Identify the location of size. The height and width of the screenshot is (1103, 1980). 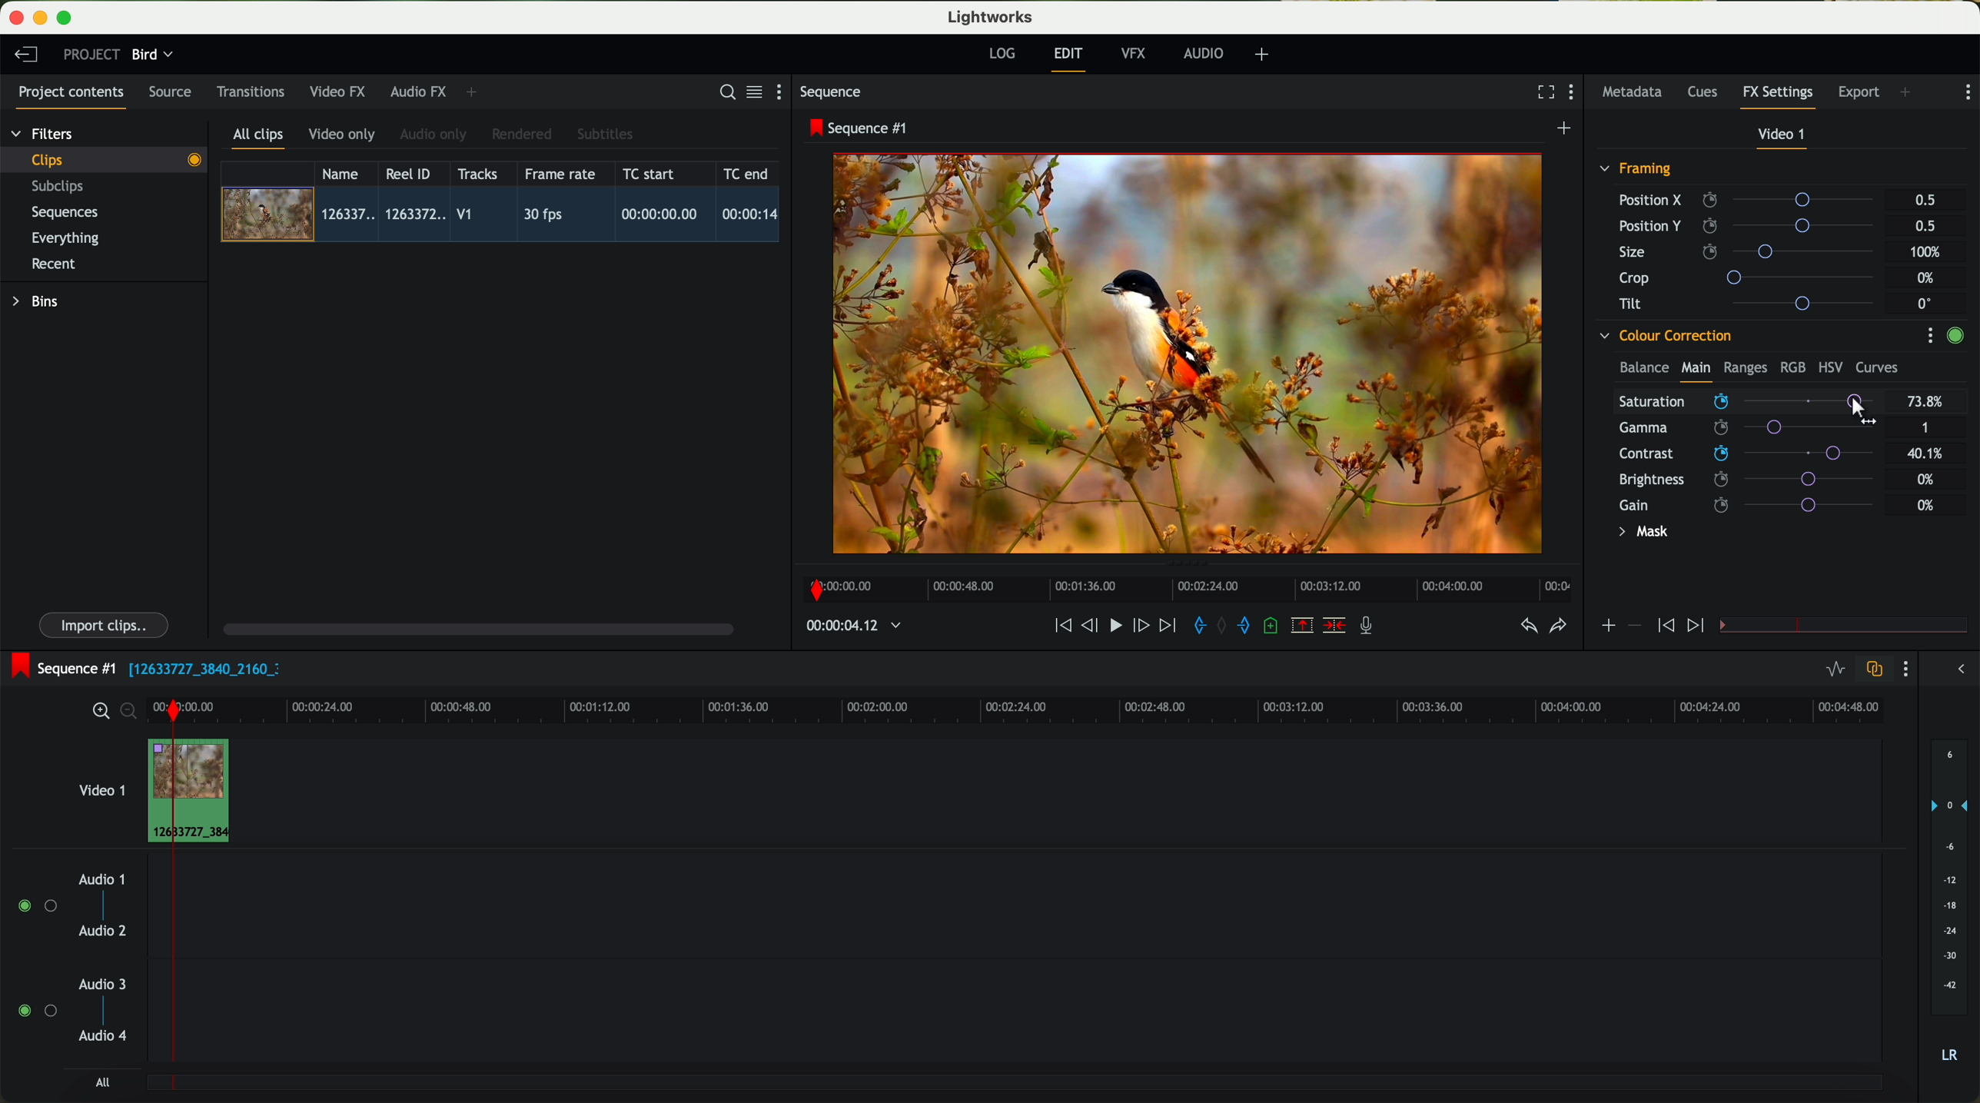
(1750, 252).